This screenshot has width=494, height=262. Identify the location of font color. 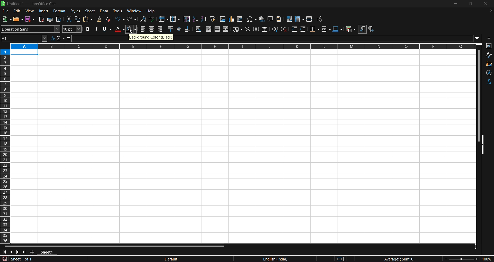
(119, 29).